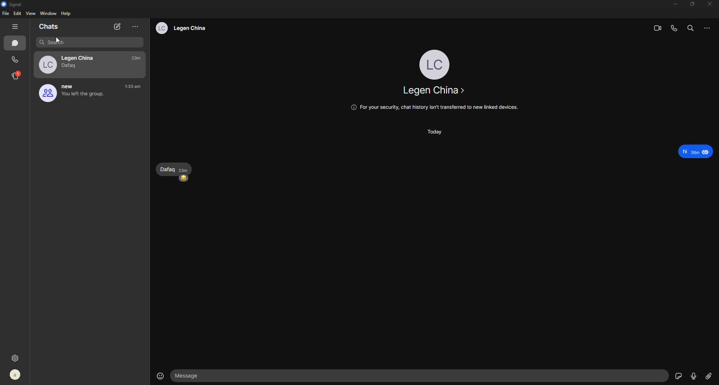 The height and width of the screenshot is (385, 719). What do you see at coordinates (58, 40) in the screenshot?
I see `cursor` at bounding box center [58, 40].